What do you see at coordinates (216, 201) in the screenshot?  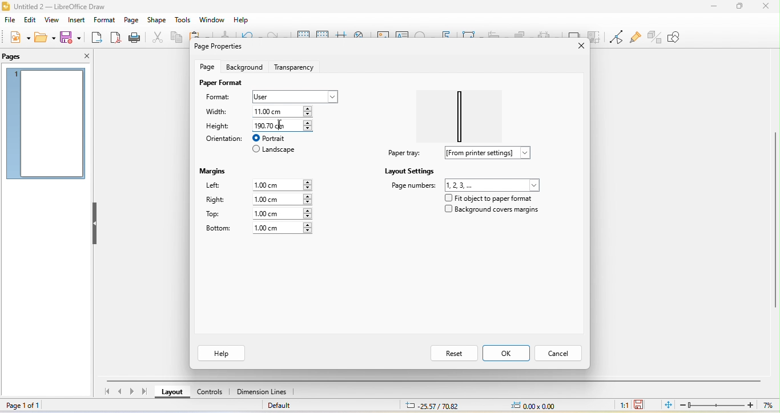 I see `right` at bounding box center [216, 201].